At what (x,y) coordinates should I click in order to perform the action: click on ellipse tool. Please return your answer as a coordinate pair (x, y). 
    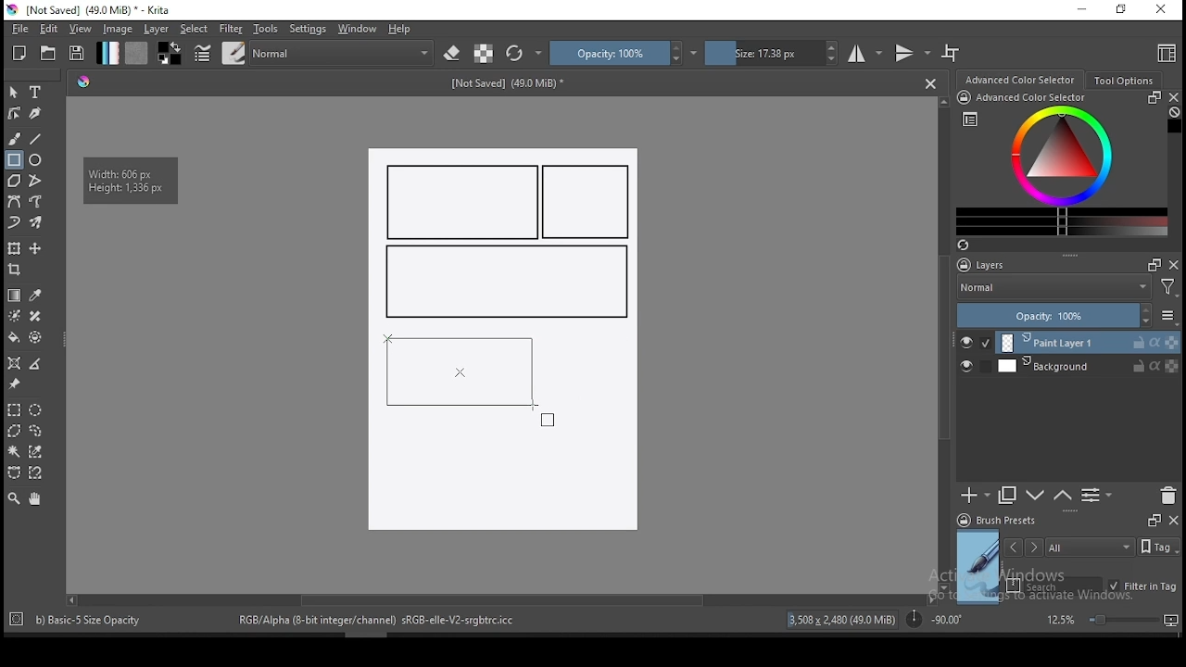
    Looking at the image, I should click on (36, 158).